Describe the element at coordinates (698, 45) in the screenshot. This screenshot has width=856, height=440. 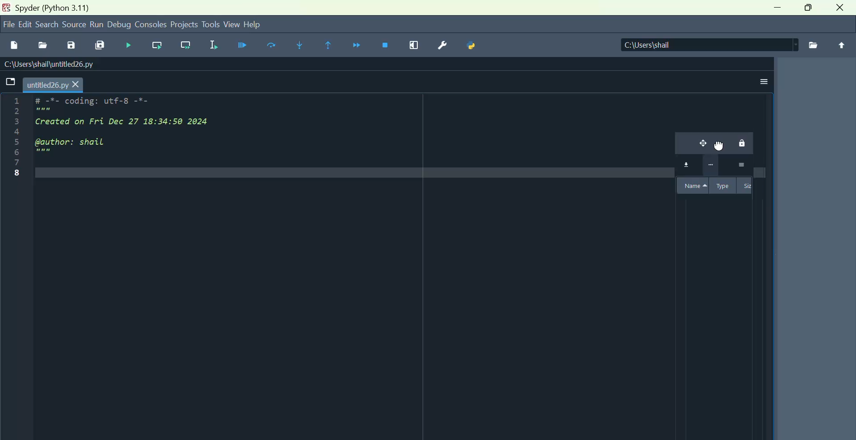
I see `| C:\Users\shail` at that location.